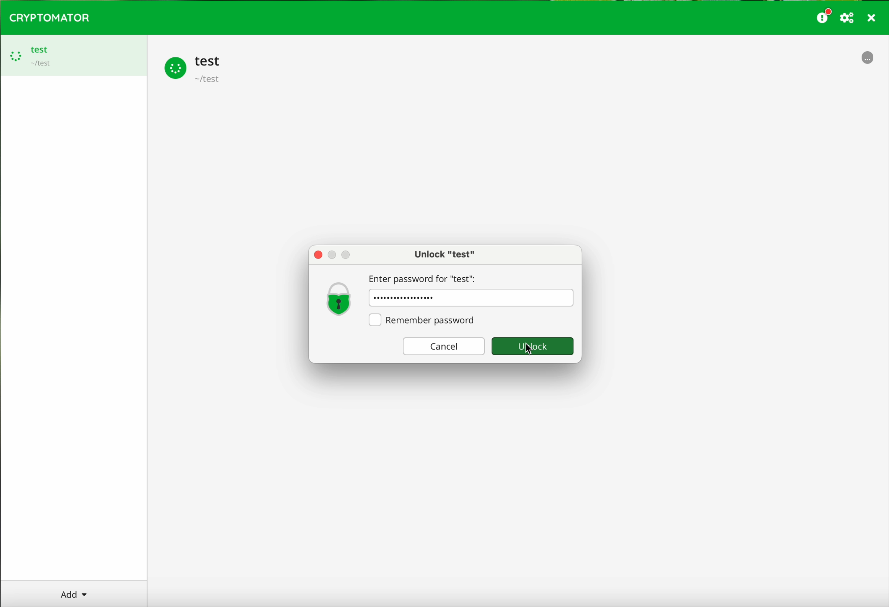 This screenshot has width=889, height=607. I want to click on Add , so click(79, 593).